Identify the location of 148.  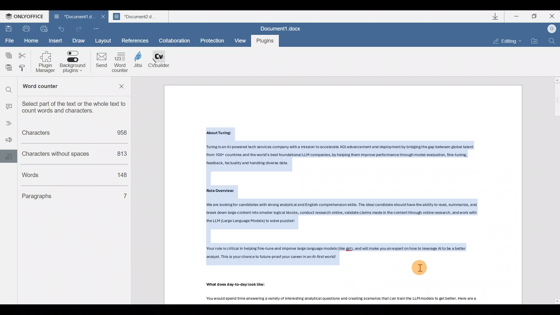
(120, 174).